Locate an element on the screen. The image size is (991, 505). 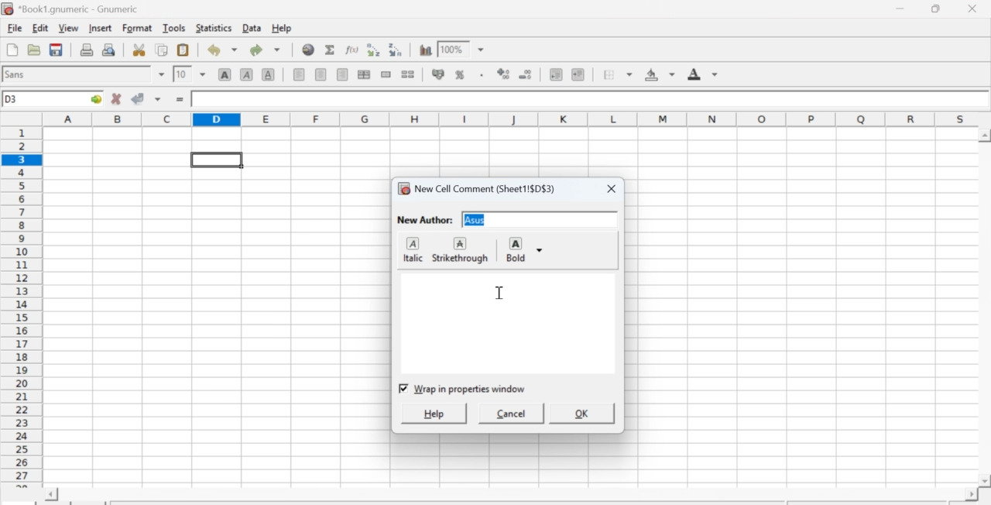
Format the selection as accounting is located at coordinates (438, 74).